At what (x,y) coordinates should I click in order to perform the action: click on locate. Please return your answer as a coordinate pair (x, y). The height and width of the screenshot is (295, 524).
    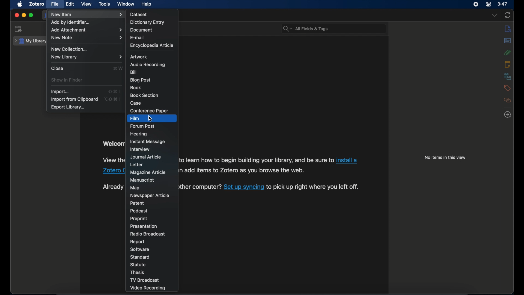
    Looking at the image, I should click on (508, 115).